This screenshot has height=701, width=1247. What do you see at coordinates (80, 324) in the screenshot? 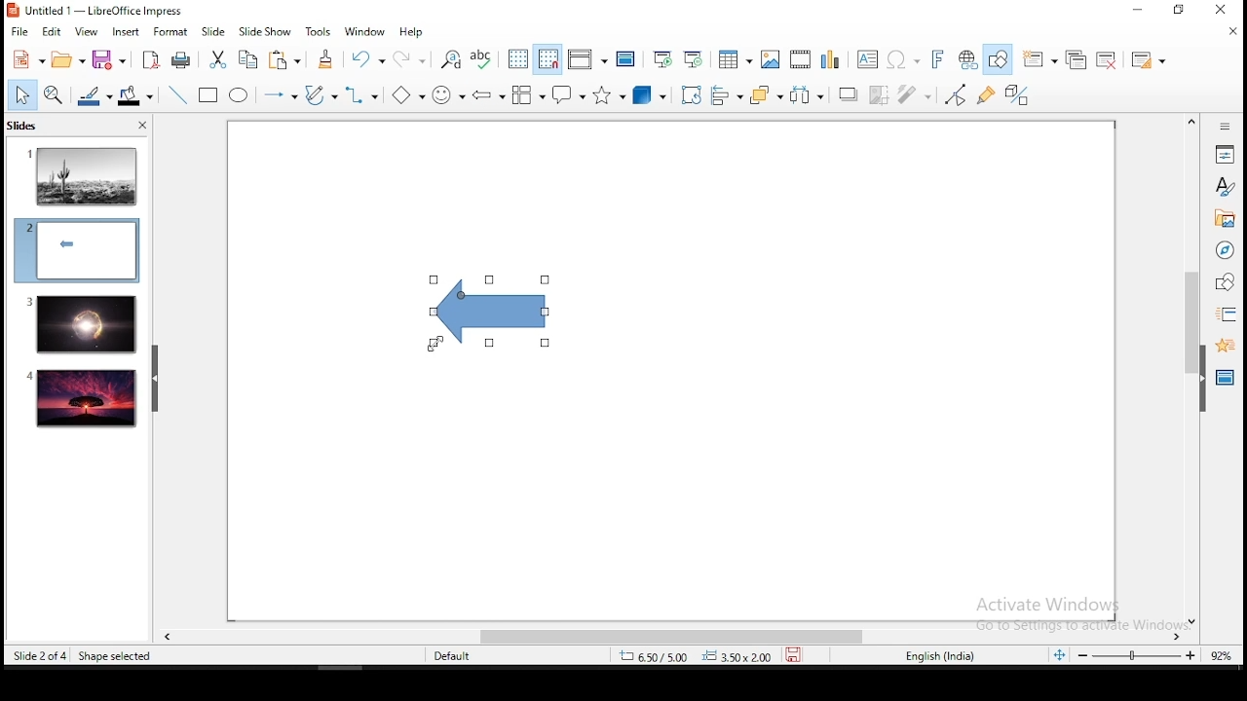
I see `slide` at bounding box center [80, 324].